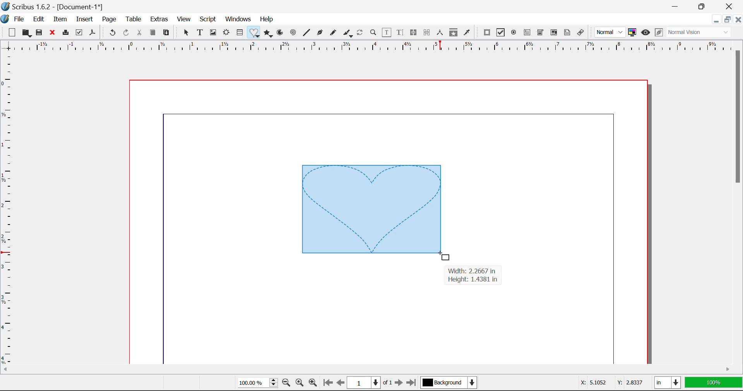  What do you see at coordinates (27, 33) in the screenshot?
I see `Open` at bounding box center [27, 33].